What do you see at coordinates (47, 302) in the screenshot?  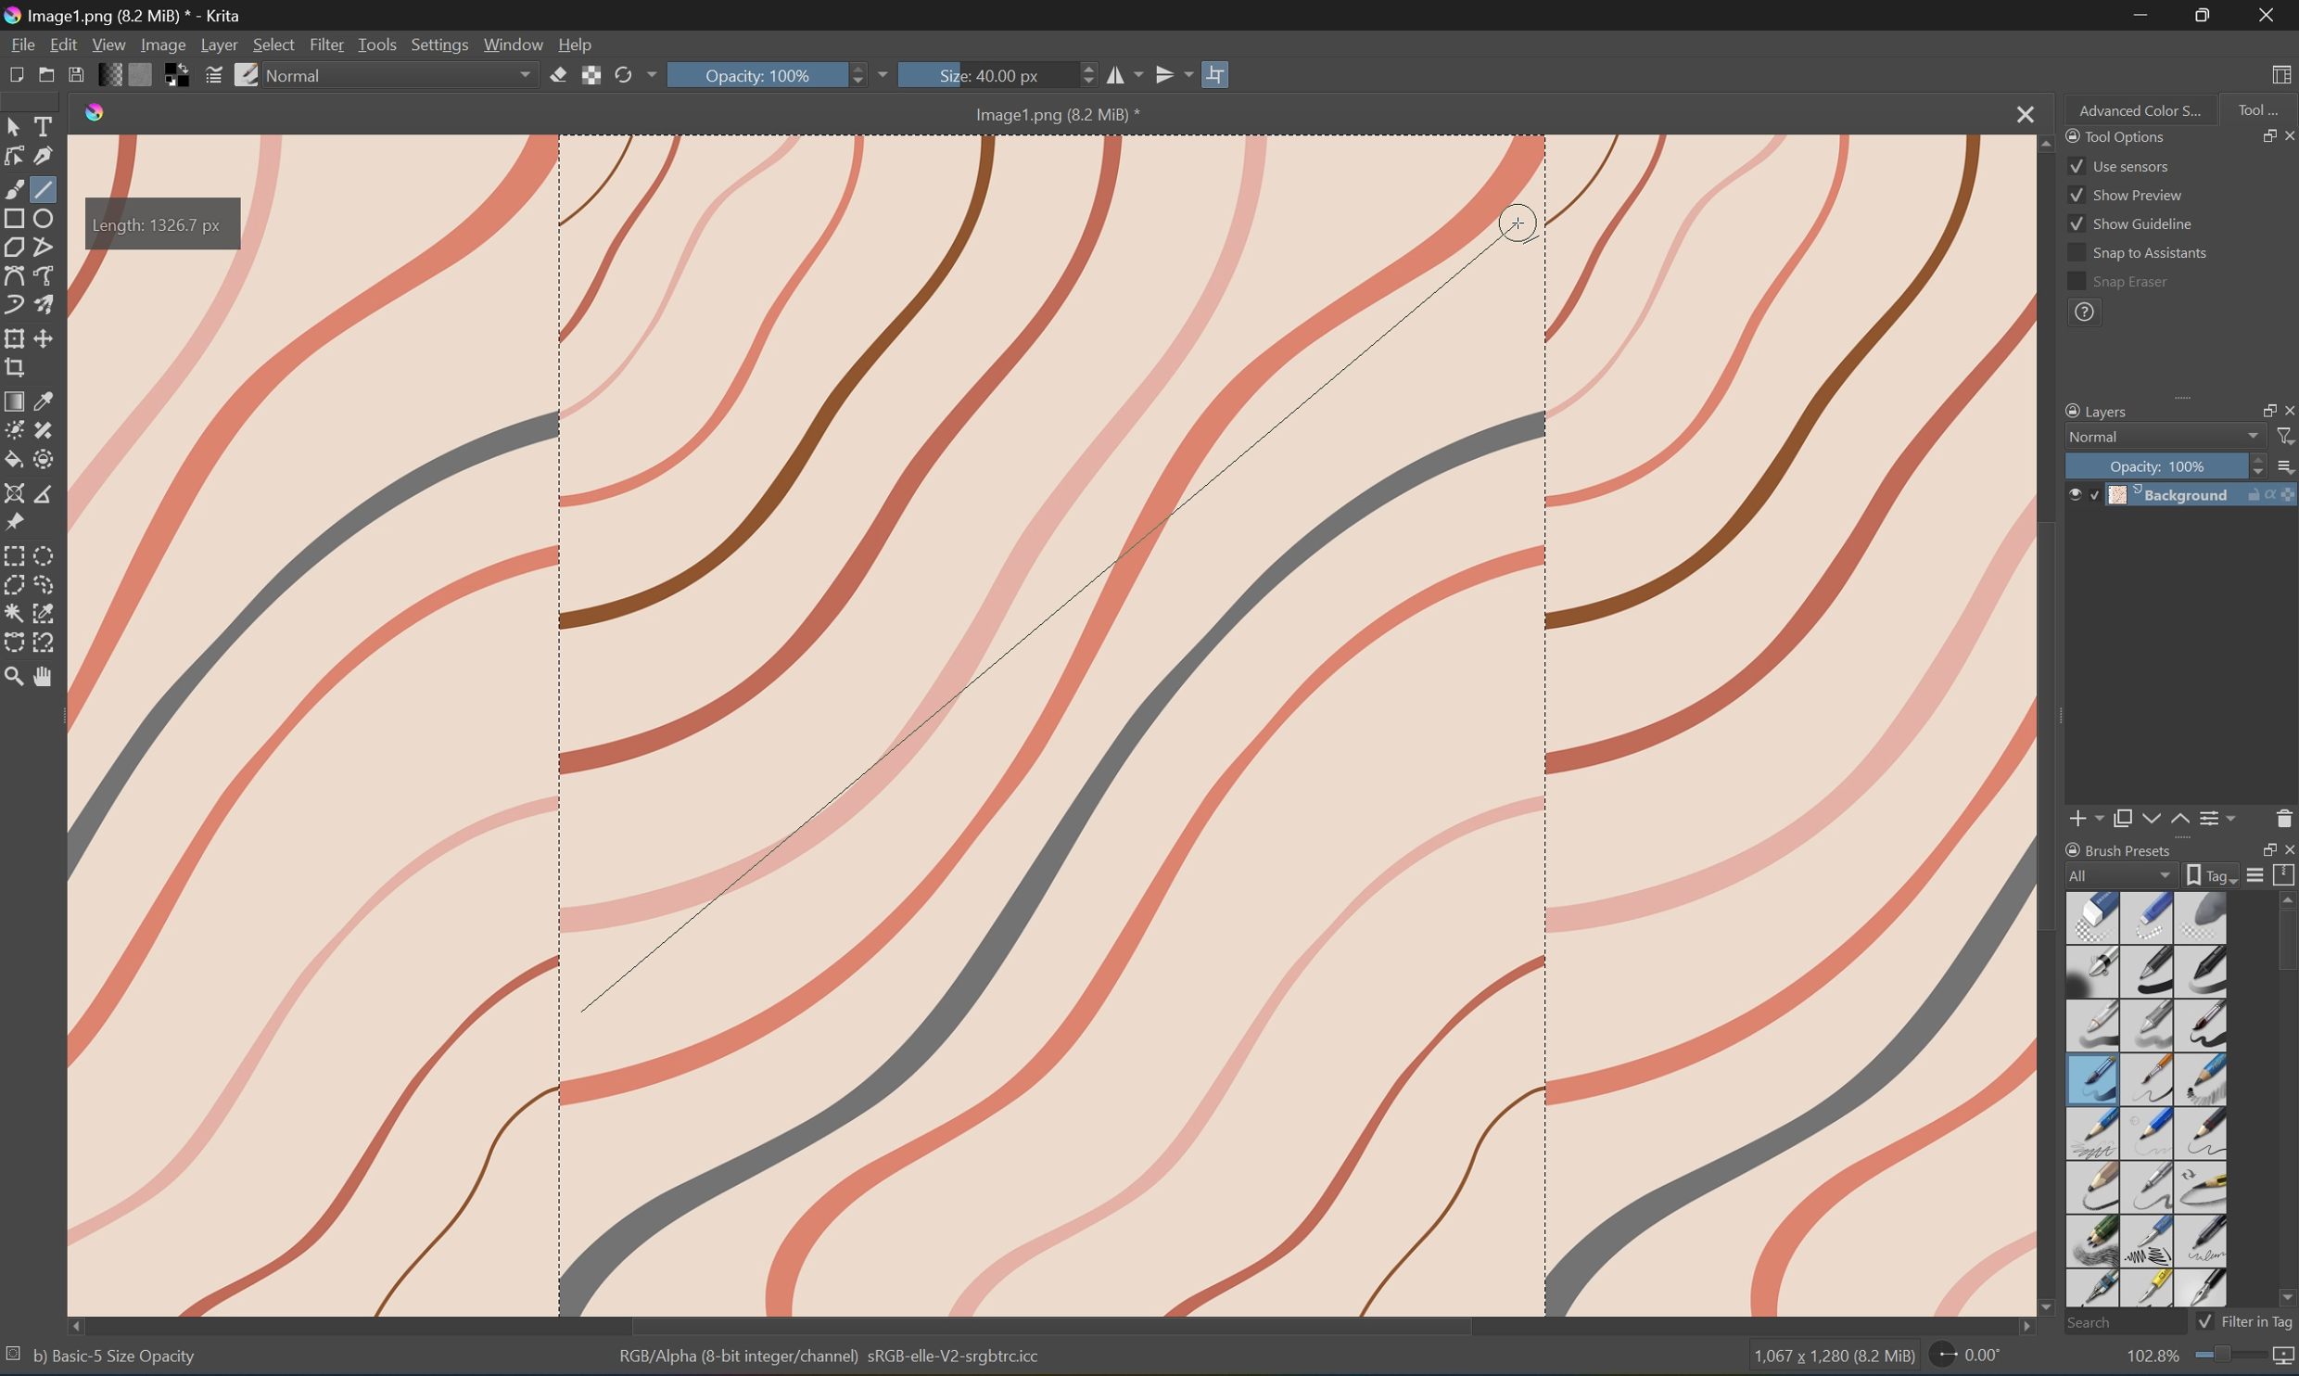 I see `Multibrush tool` at bounding box center [47, 302].